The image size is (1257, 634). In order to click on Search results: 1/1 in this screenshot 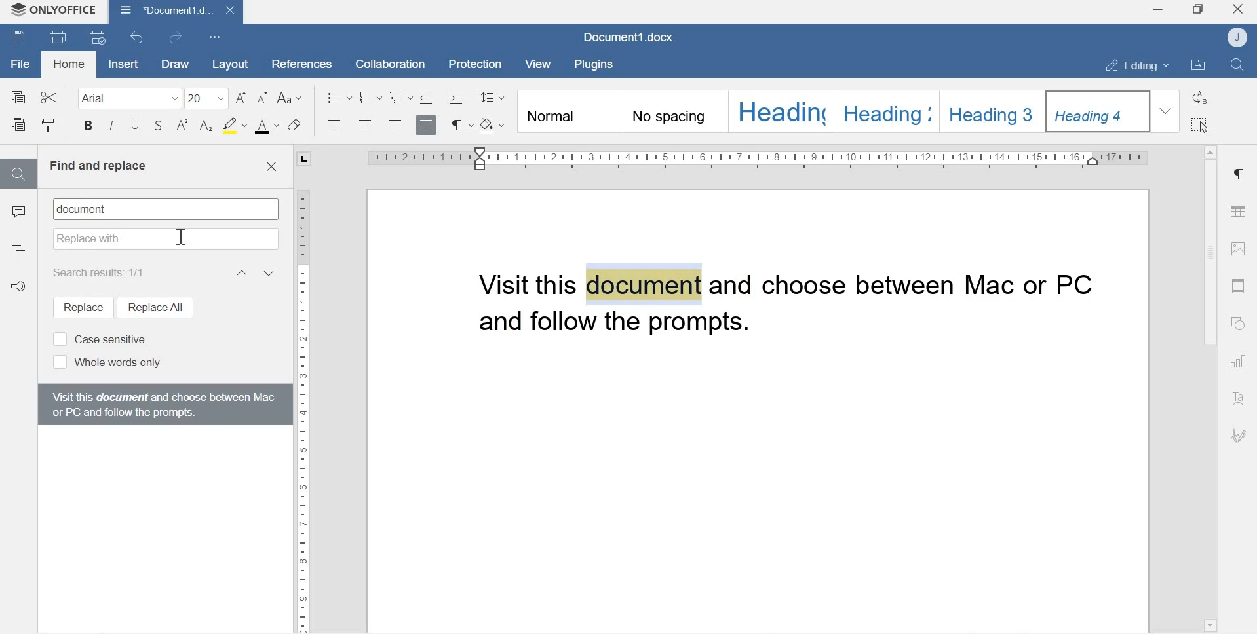, I will do `click(104, 272)`.